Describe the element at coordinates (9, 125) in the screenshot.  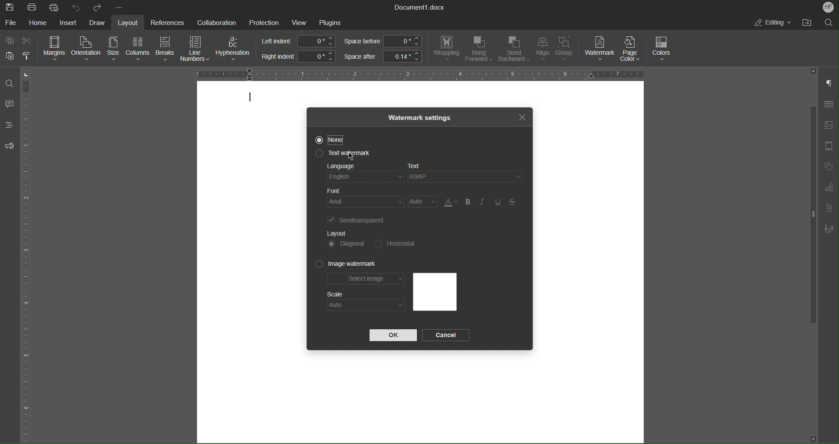
I see `Headings` at that location.